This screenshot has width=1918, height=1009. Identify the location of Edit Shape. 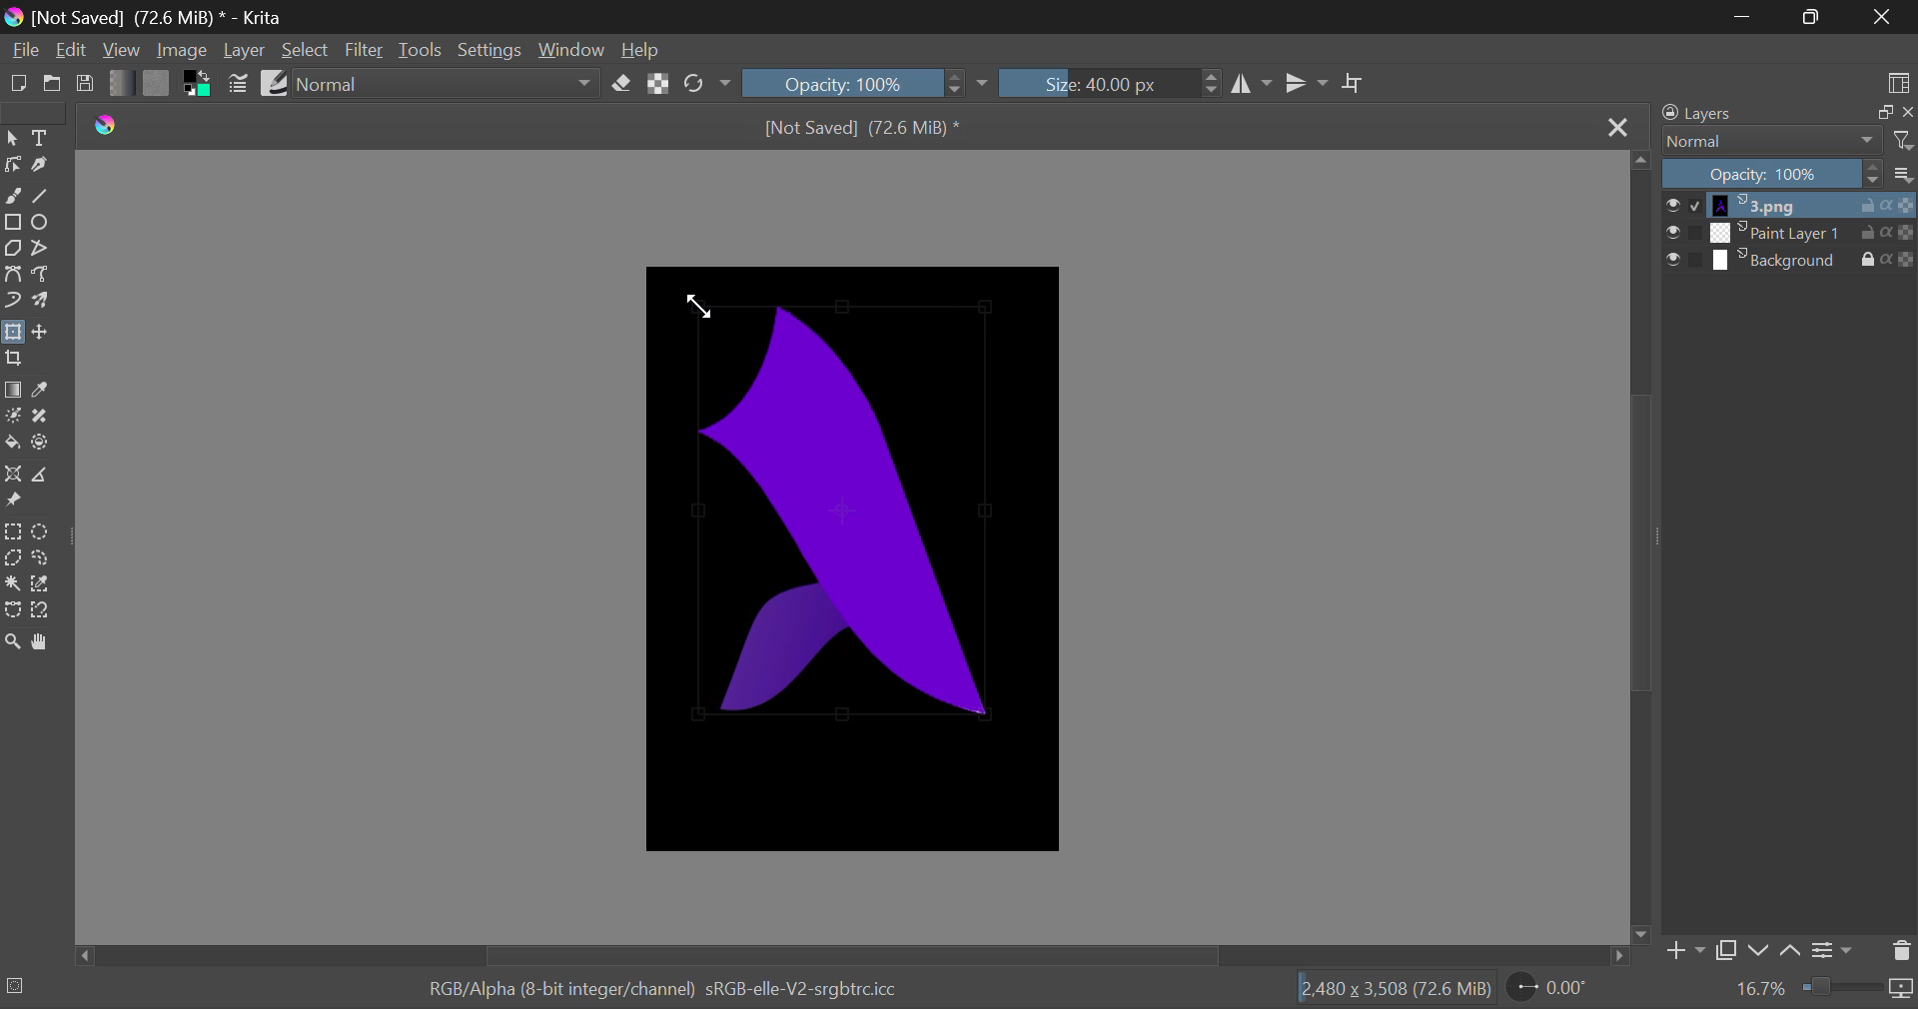
(13, 165).